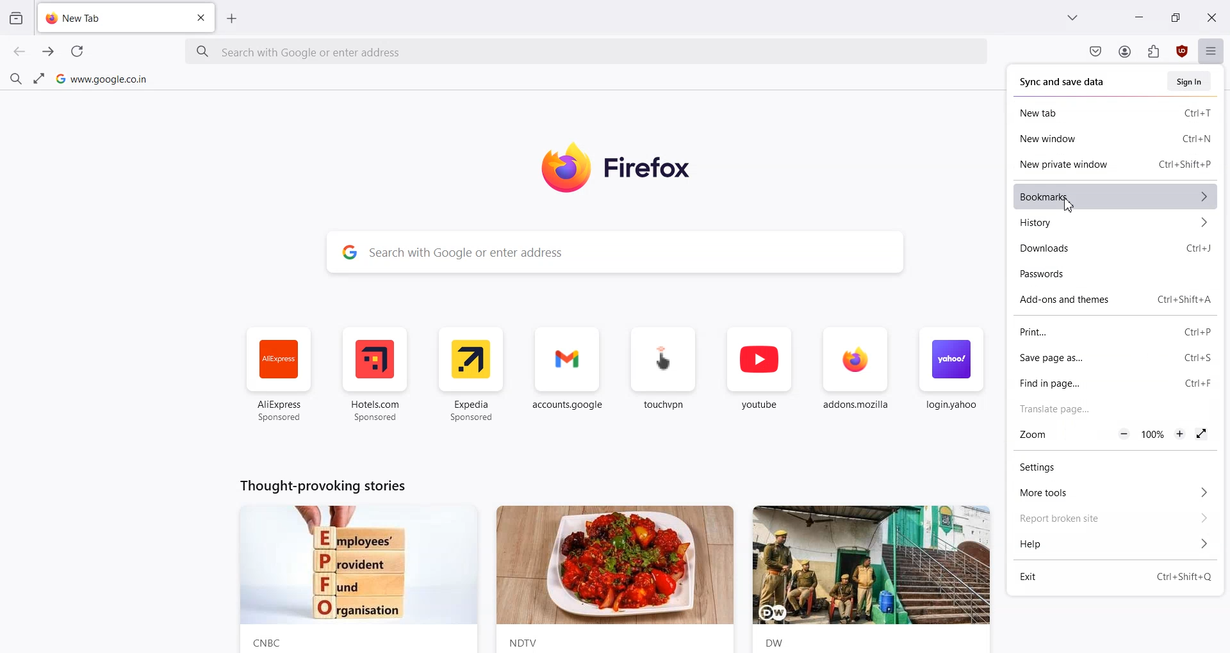 Image resolution: width=1230 pixels, height=653 pixels. What do you see at coordinates (1116, 273) in the screenshot?
I see `Passwords` at bounding box center [1116, 273].